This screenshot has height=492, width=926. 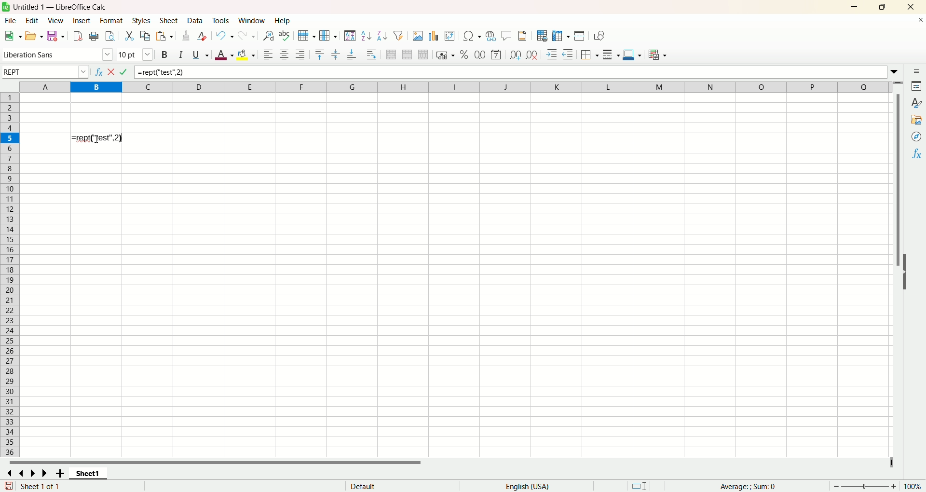 What do you see at coordinates (752, 487) in the screenshot?
I see `average` at bounding box center [752, 487].